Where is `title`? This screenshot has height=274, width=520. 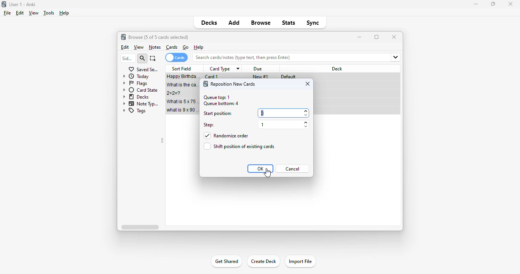 title is located at coordinates (22, 5).